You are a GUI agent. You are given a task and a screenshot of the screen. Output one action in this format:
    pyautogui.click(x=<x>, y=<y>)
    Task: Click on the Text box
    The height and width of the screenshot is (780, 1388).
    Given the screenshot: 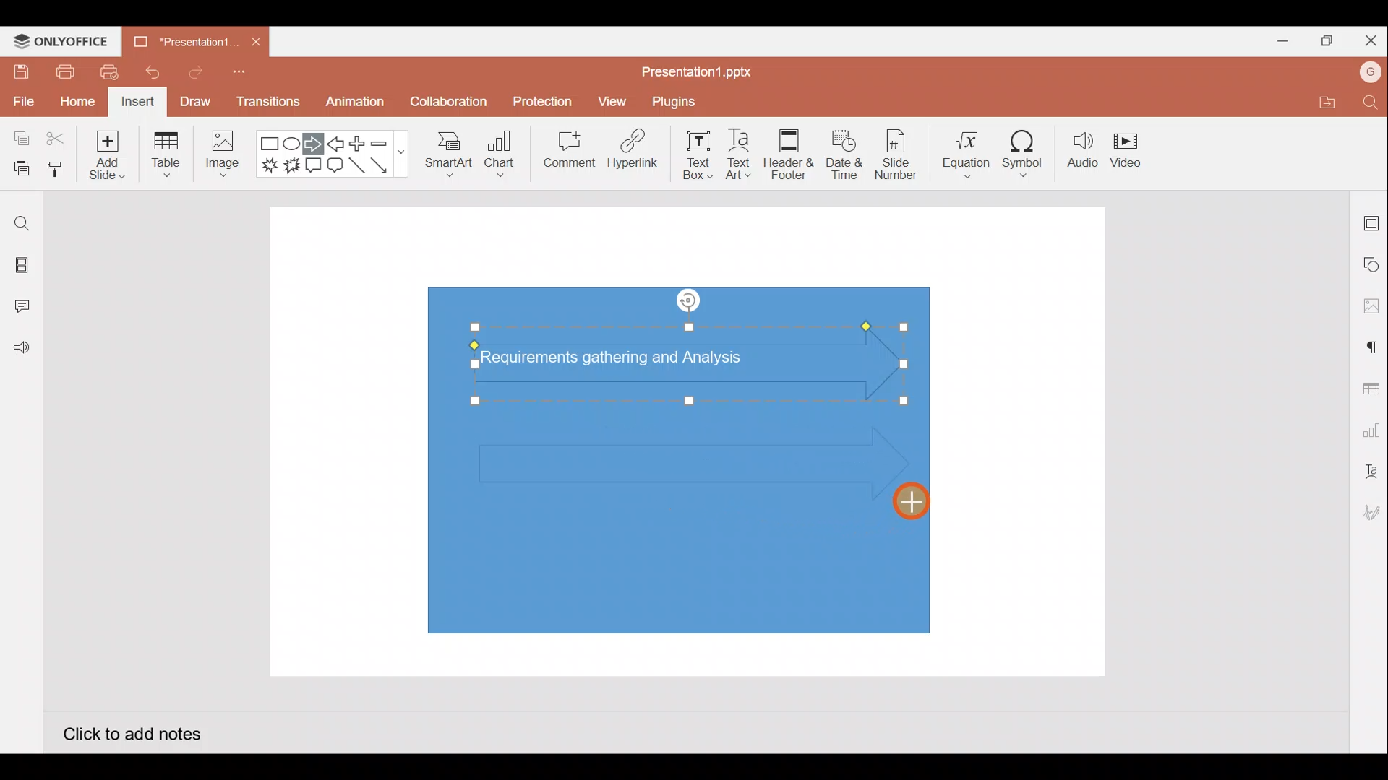 What is the action you would take?
    pyautogui.click(x=699, y=155)
    